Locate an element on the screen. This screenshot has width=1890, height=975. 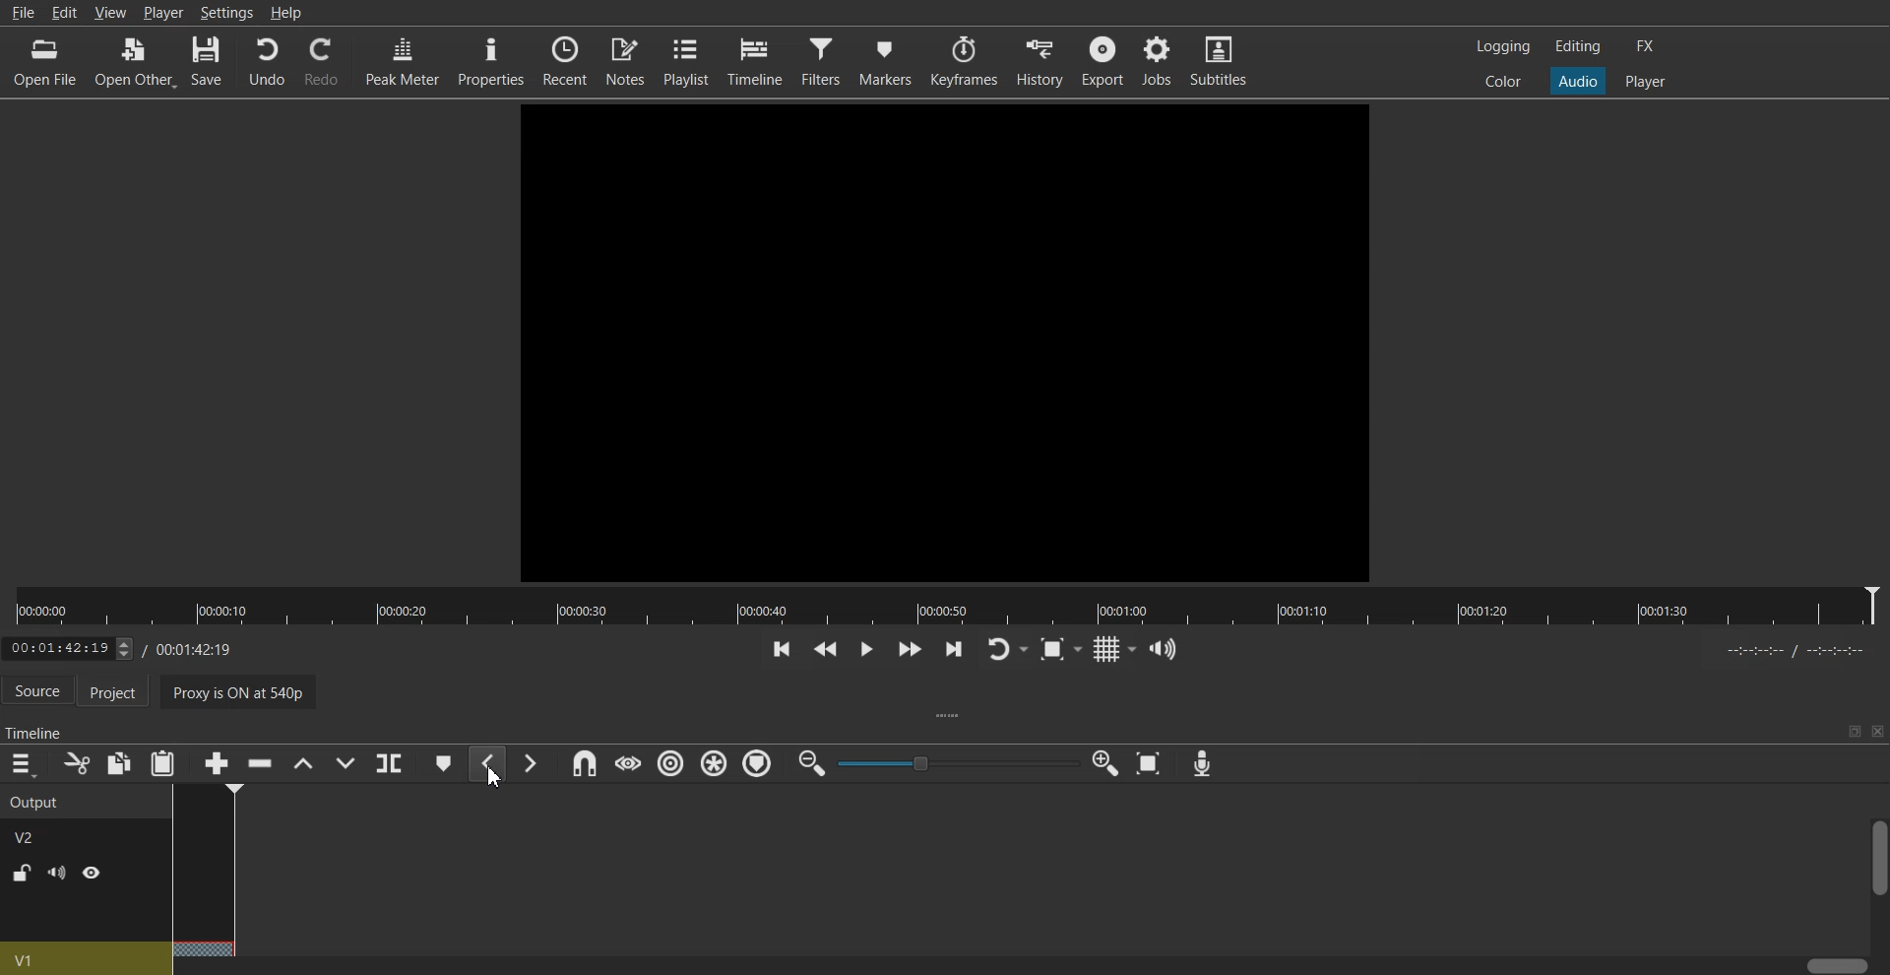
Skip to the previous point is located at coordinates (779, 648).